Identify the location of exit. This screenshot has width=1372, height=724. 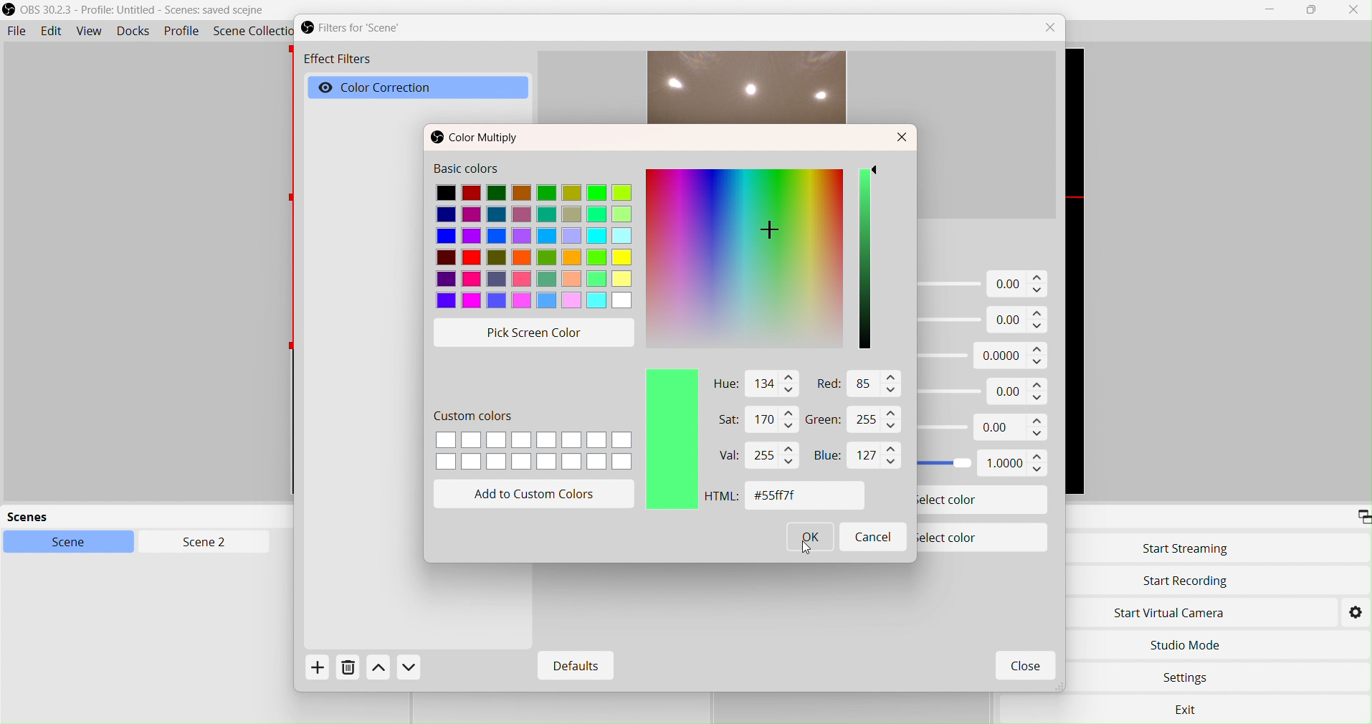
(1191, 708).